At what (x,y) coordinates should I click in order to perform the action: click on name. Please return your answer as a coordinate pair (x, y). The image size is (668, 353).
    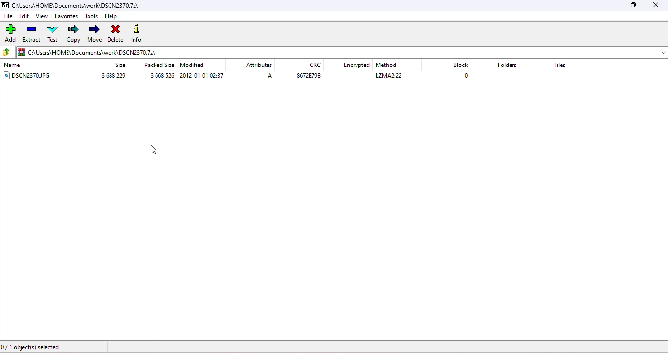
    Looking at the image, I should click on (19, 65).